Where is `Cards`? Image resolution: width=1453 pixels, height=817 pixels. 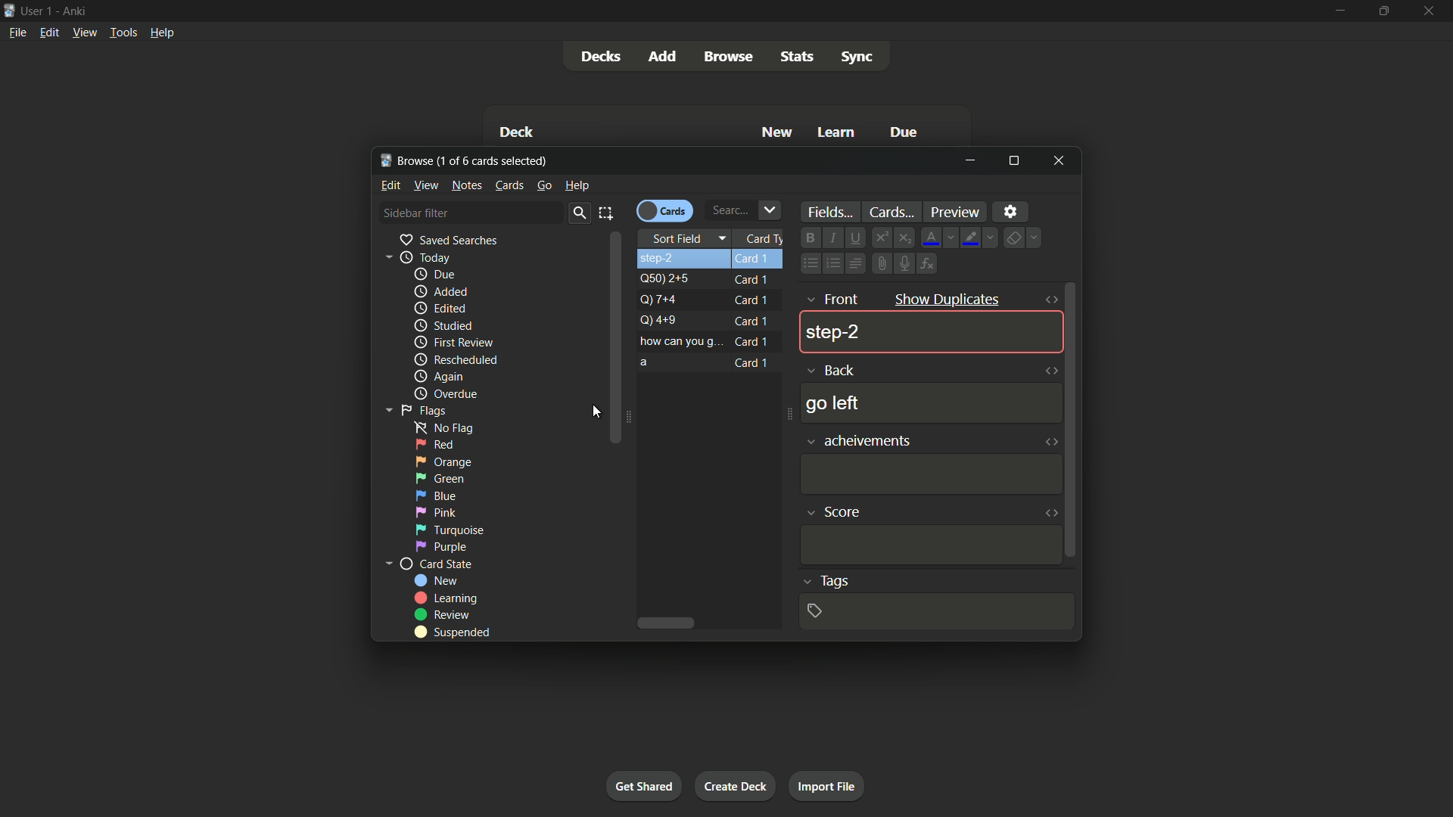
Cards is located at coordinates (664, 210).